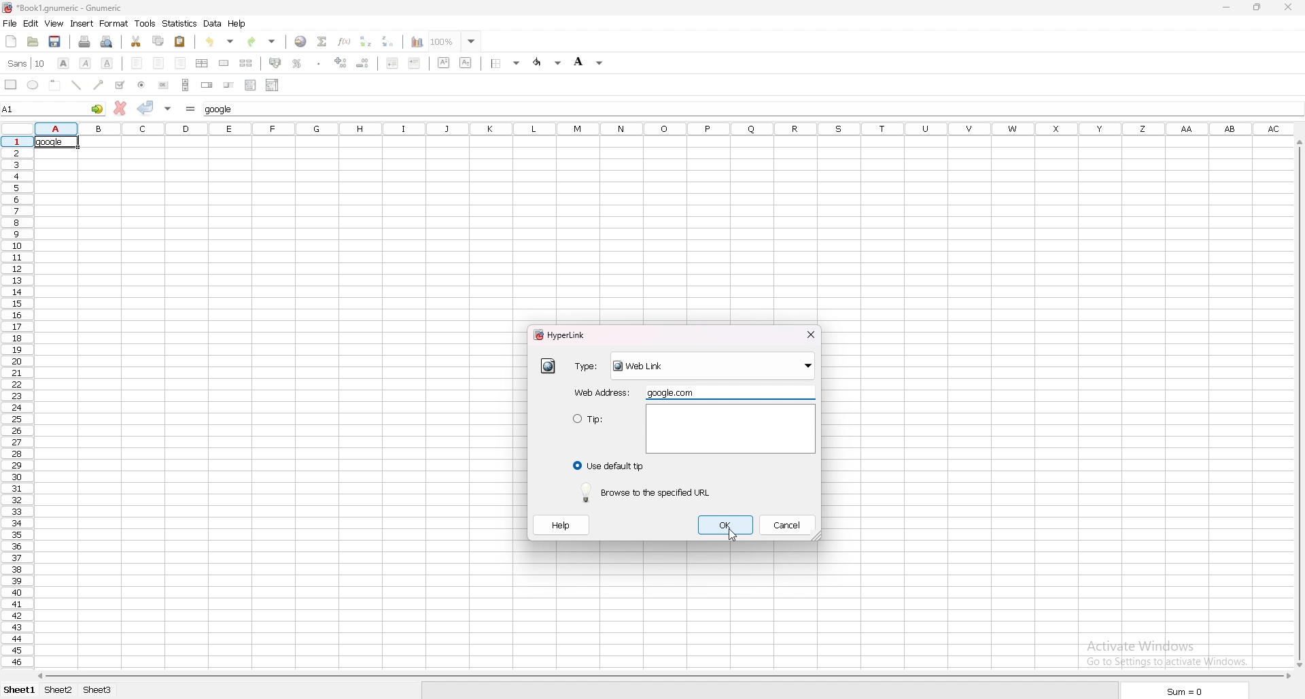  What do you see at coordinates (27, 63) in the screenshot?
I see `font` at bounding box center [27, 63].